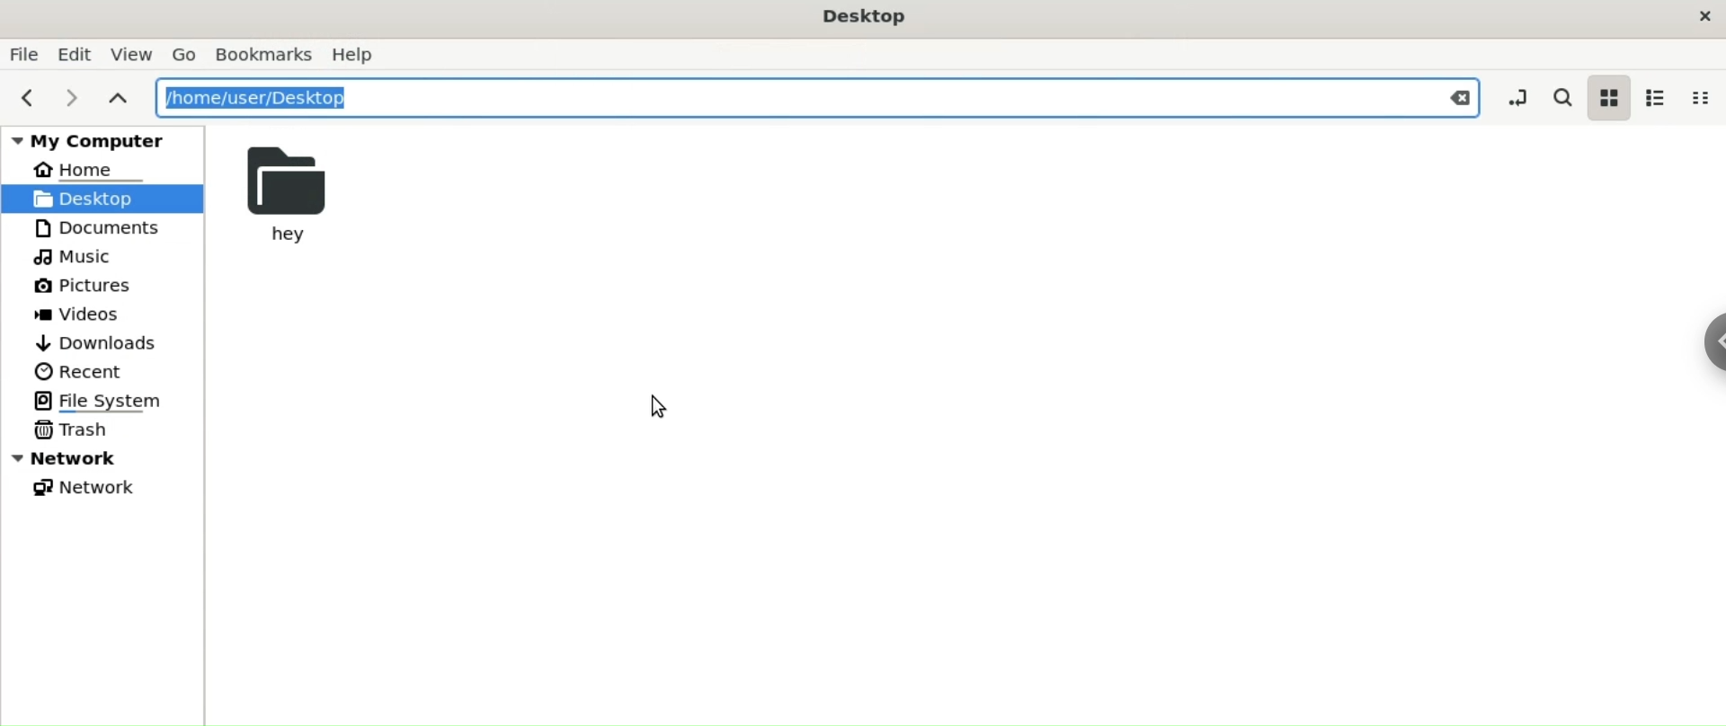 The width and height of the screenshot is (1726, 726). Describe the element at coordinates (85, 281) in the screenshot. I see `Pictures` at that location.